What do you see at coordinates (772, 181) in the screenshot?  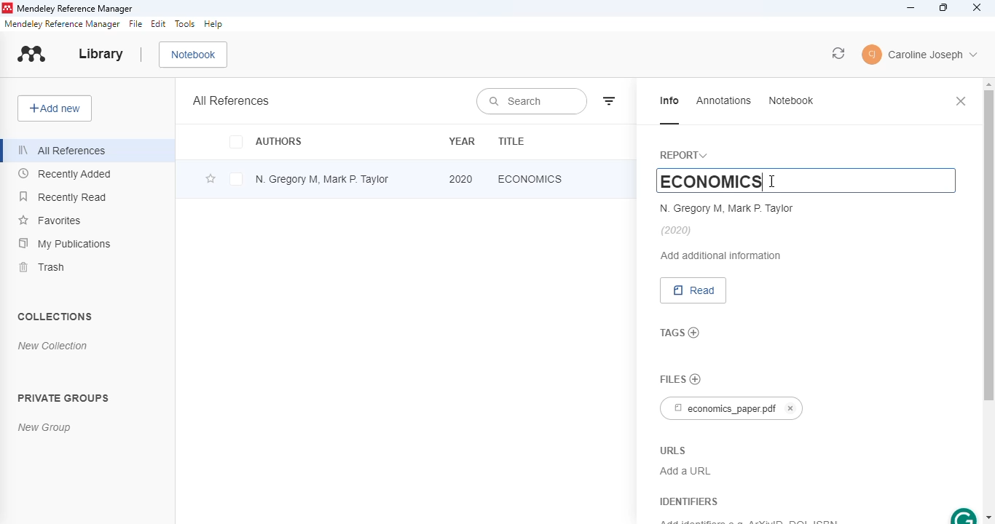 I see `cursor` at bounding box center [772, 181].